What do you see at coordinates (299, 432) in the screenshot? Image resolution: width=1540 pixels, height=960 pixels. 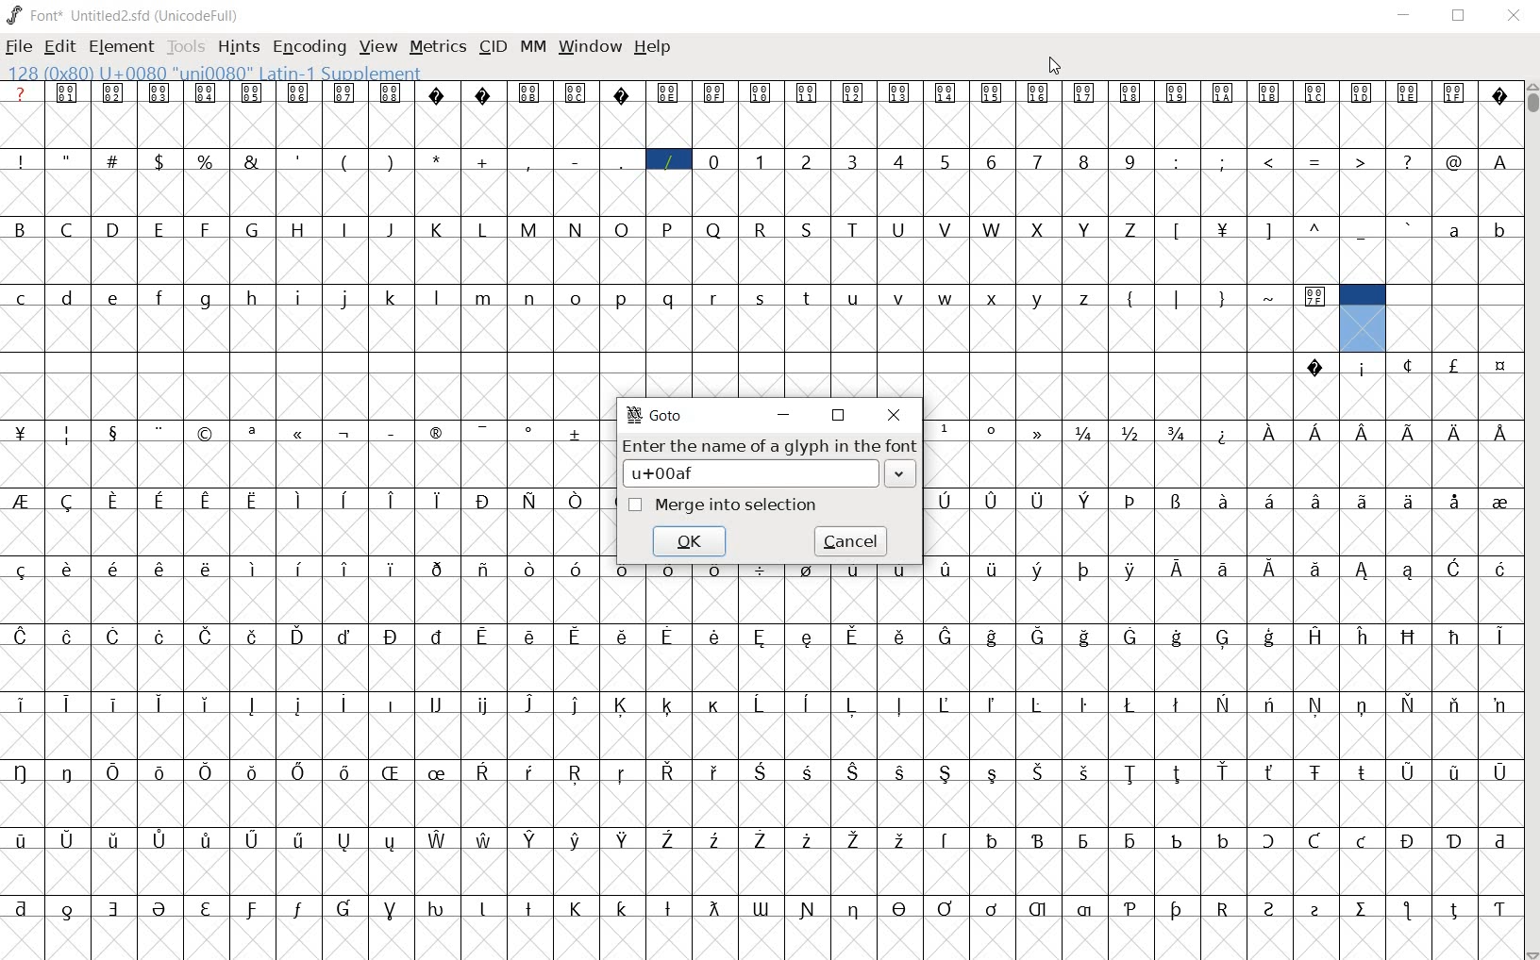 I see `Symbol` at bounding box center [299, 432].